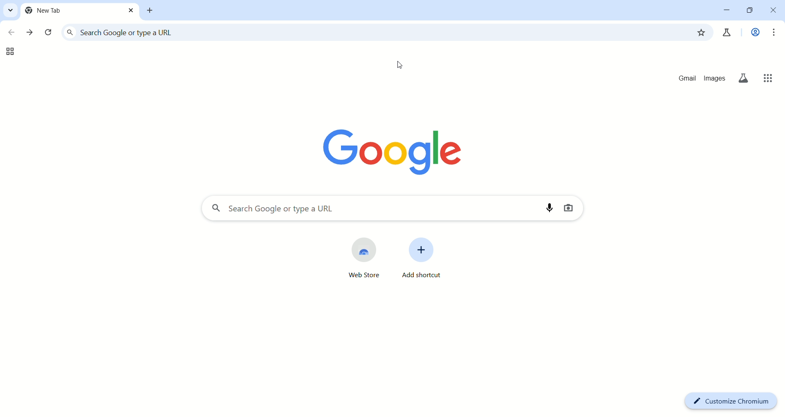 The width and height of the screenshot is (785, 417). What do you see at coordinates (732, 401) in the screenshot?
I see `customize chromium` at bounding box center [732, 401].